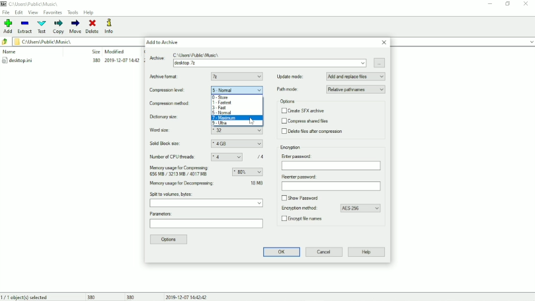 This screenshot has width=535, height=301. I want to click on Parameters, so click(162, 214).